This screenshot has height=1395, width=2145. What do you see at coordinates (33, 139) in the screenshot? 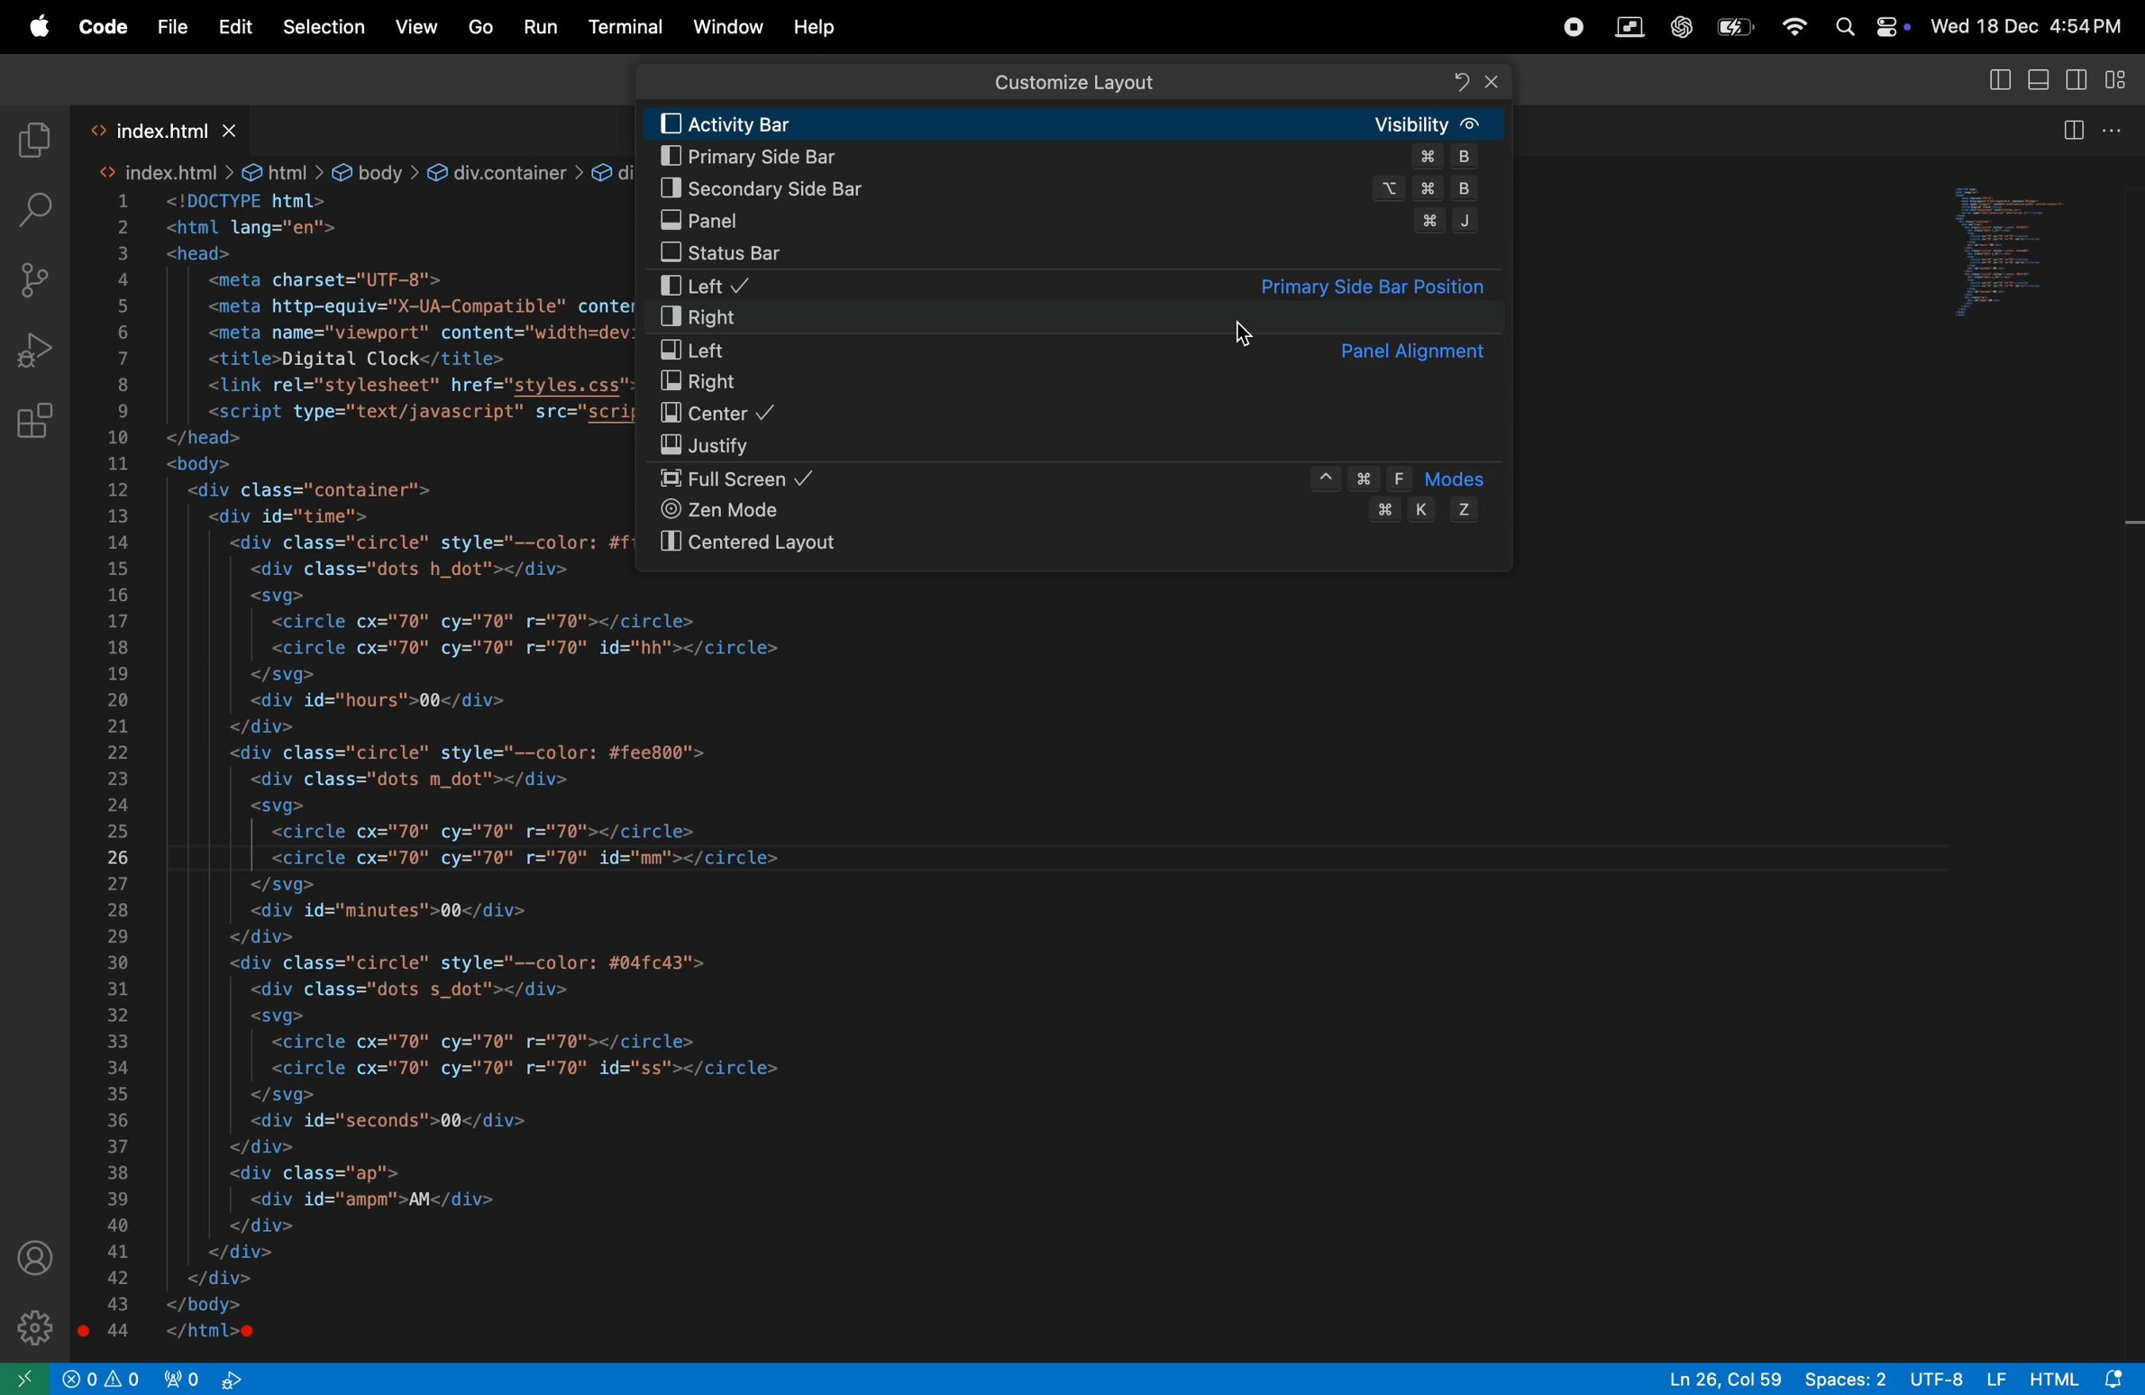
I see `explore` at bounding box center [33, 139].